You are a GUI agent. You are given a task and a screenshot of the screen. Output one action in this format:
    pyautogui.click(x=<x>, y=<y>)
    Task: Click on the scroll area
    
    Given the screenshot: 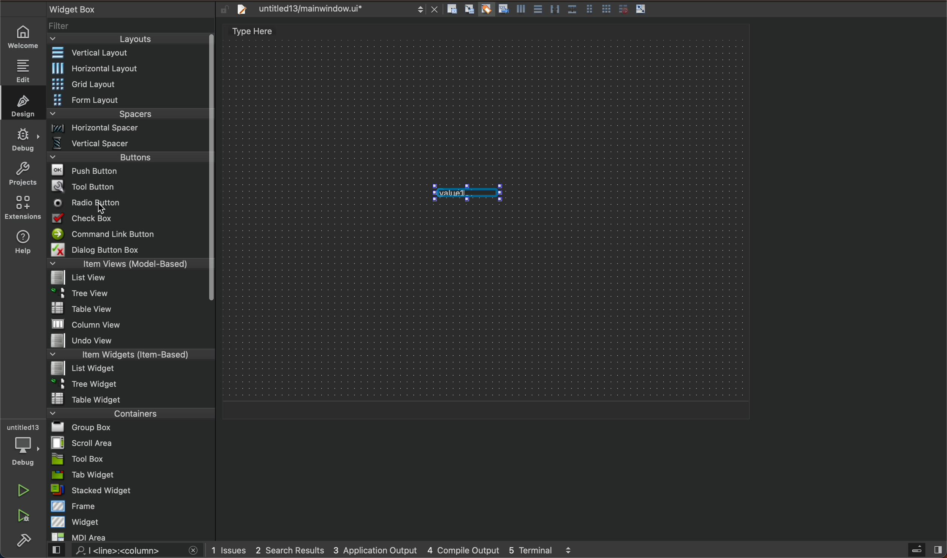 What is the action you would take?
    pyautogui.click(x=131, y=443)
    